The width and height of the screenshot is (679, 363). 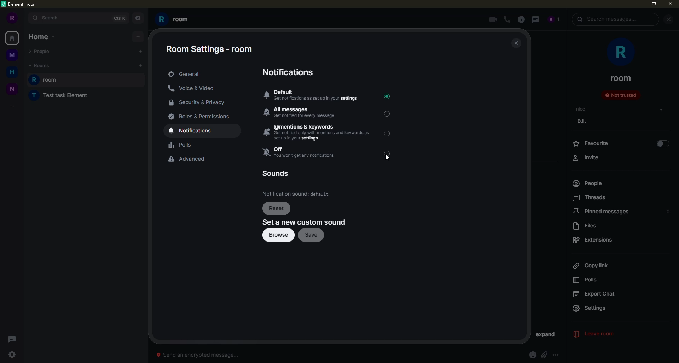 I want to click on extensions, so click(x=594, y=240).